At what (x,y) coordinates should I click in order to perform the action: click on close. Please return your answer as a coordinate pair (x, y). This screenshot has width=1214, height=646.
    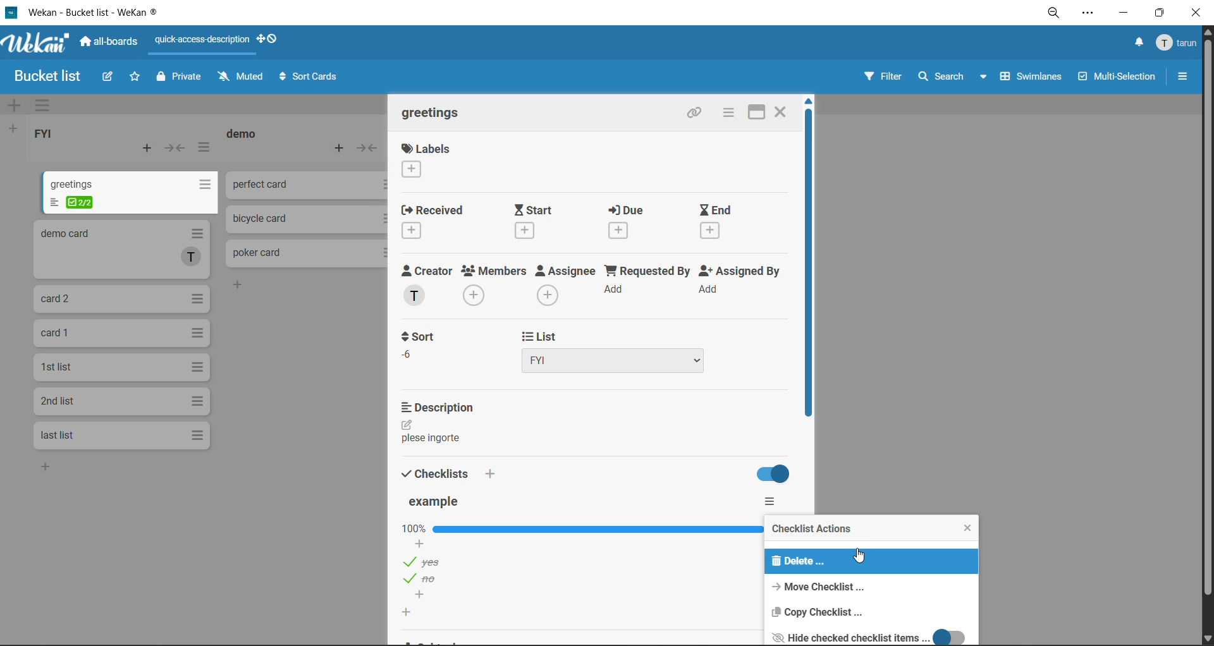
    Looking at the image, I should click on (972, 528).